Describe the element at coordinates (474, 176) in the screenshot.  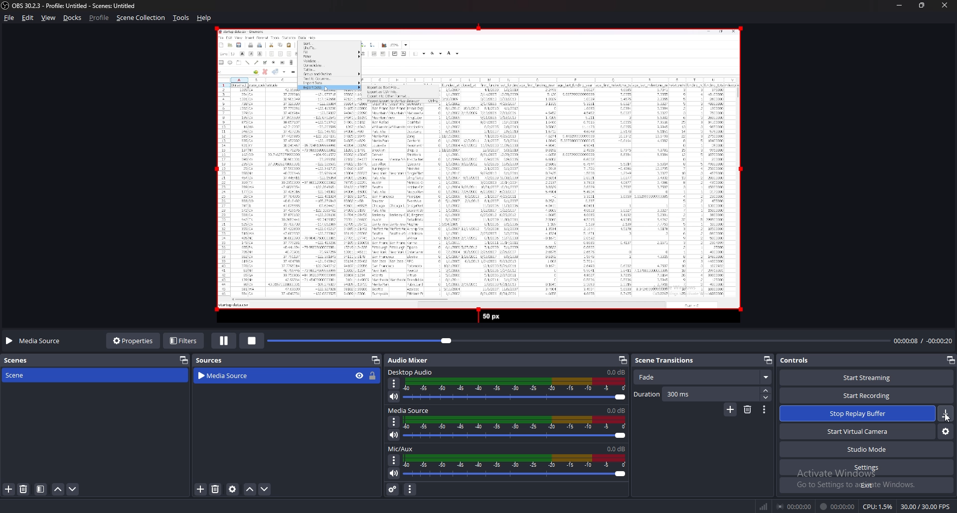
I see `media` at that location.